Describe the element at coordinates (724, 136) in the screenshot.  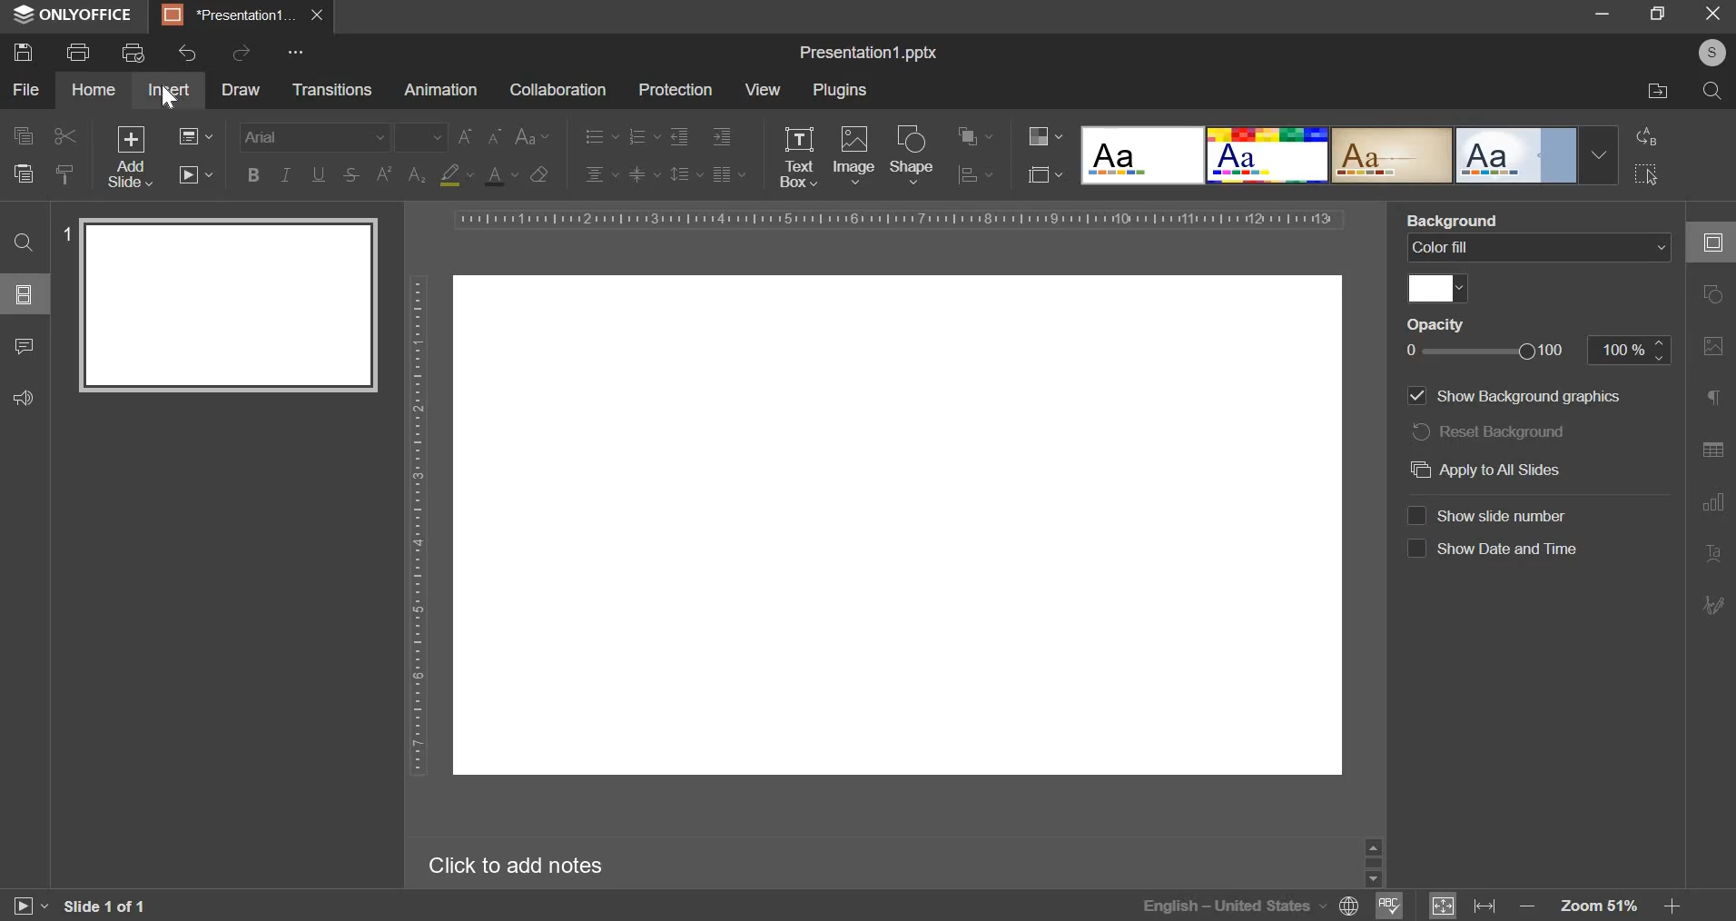
I see `increase indent` at that location.